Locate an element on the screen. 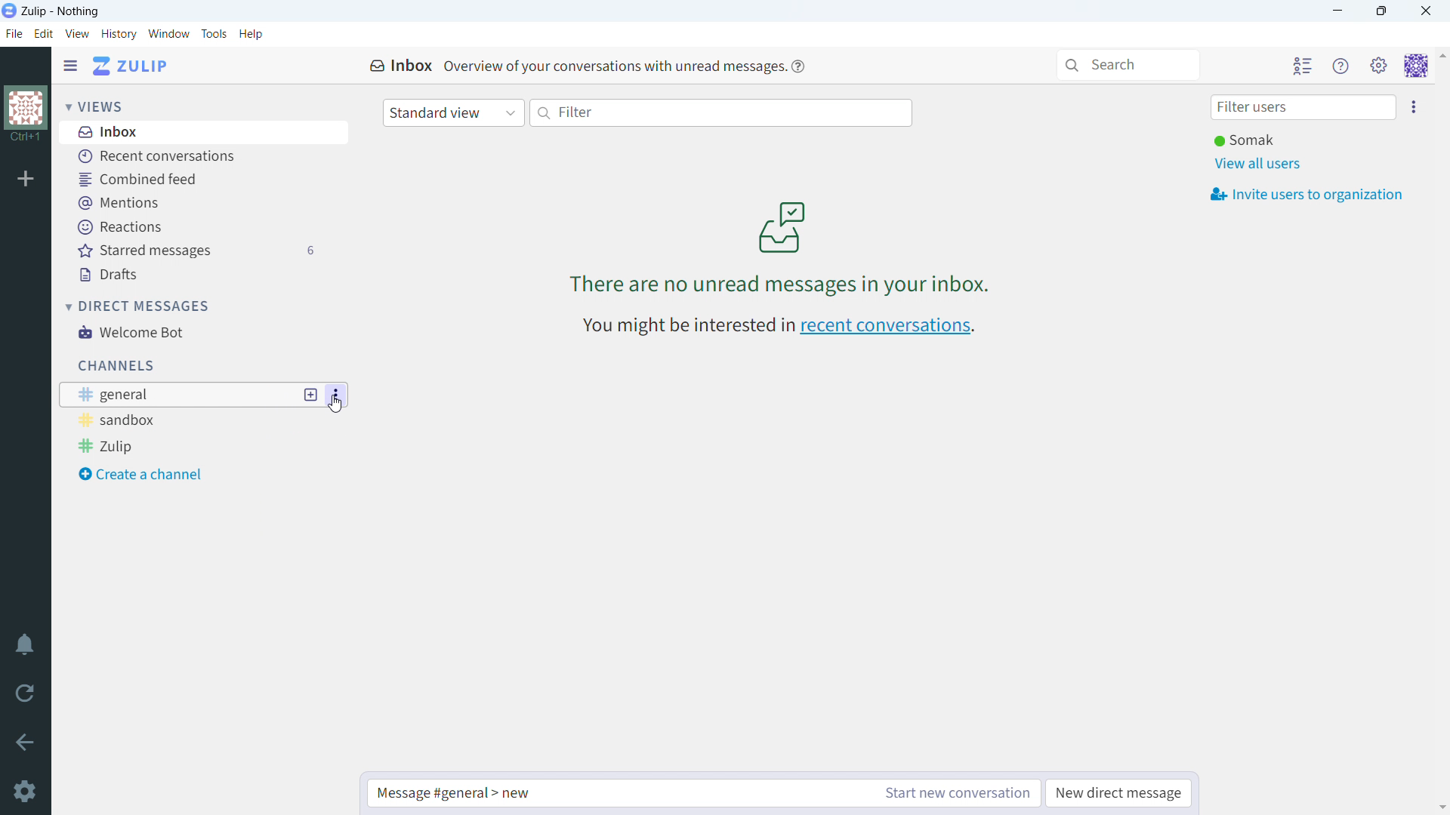  scroll up is located at coordinates (1441, 55).